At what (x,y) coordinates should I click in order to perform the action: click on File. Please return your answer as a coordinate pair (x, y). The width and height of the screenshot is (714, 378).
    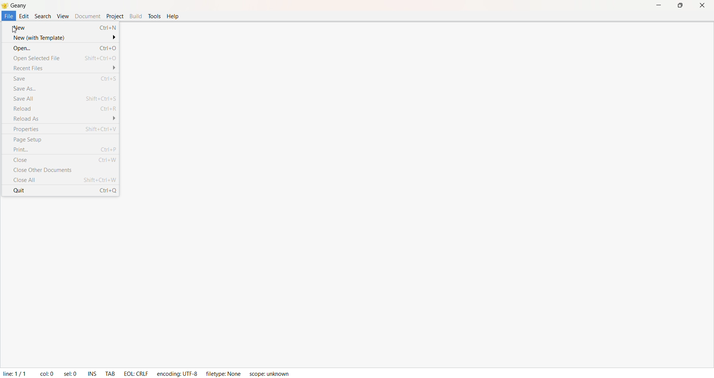
    Looking at the image, I should click on (9, 16).